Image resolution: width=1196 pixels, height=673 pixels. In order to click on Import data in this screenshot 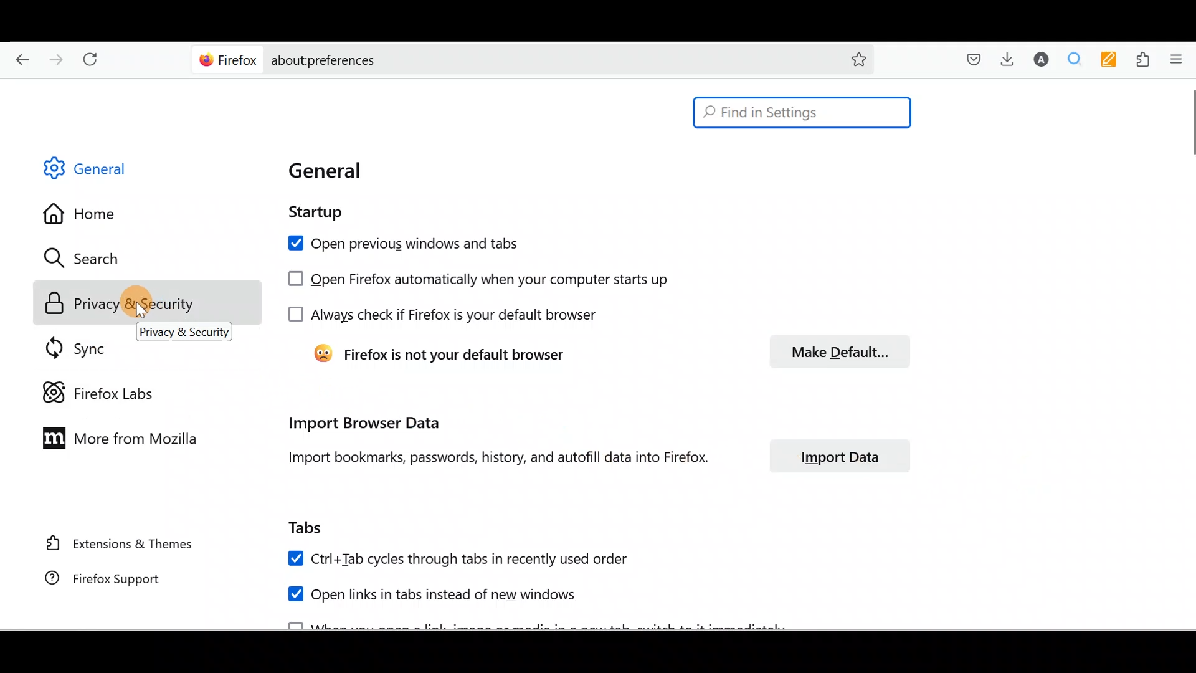, I will do `click(838, 456)`.